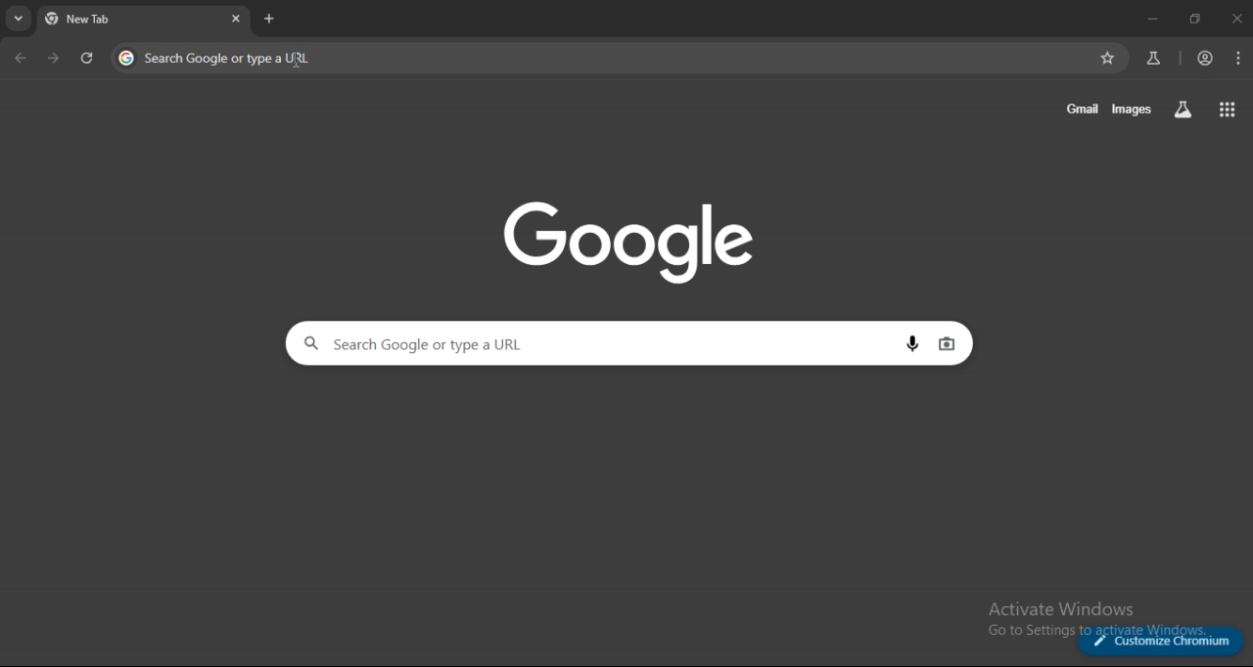 This screenshot has width=1253, height=667. I want to click on search google or type a URL, so click(599, 343).